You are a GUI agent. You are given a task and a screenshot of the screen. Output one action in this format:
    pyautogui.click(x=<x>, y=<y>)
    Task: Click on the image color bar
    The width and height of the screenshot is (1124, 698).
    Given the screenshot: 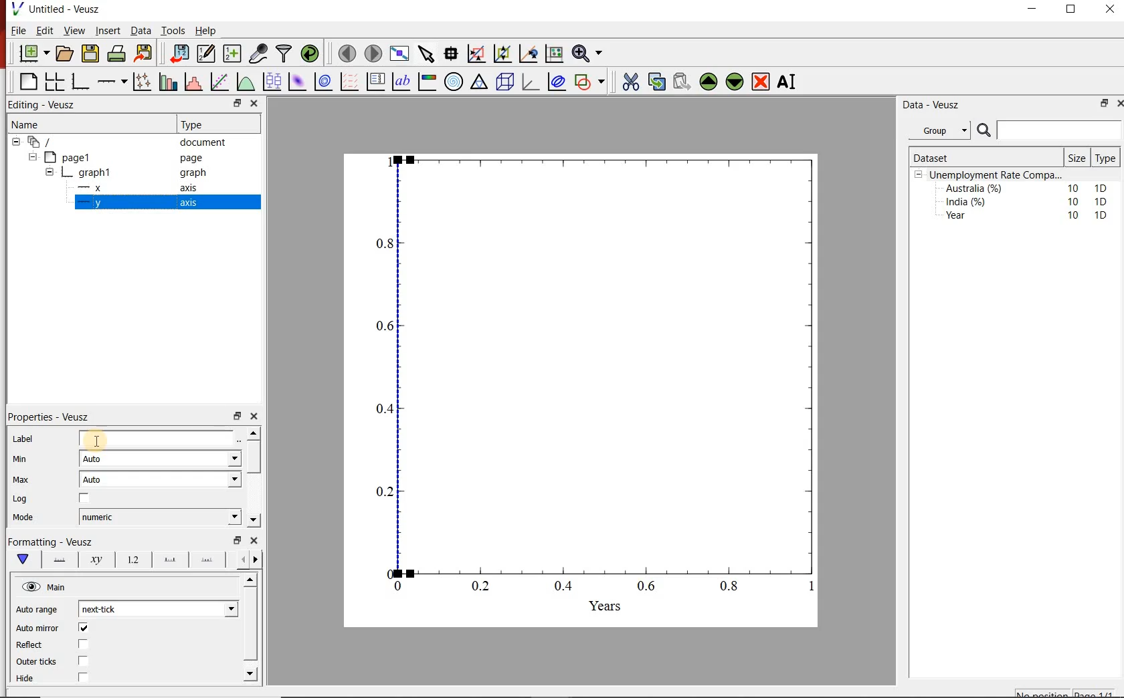 What is the action you would take?
    pyautogui.click(x=427, y=82)
    